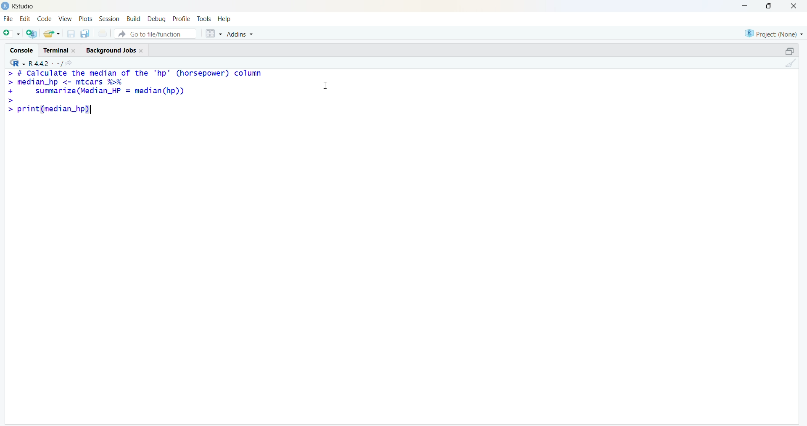 The height and width of the screenshot is (426, 807). What do you see at coordinates (182, 19) in the screenshot?
I see `profile` at bounding box center [182, 19].